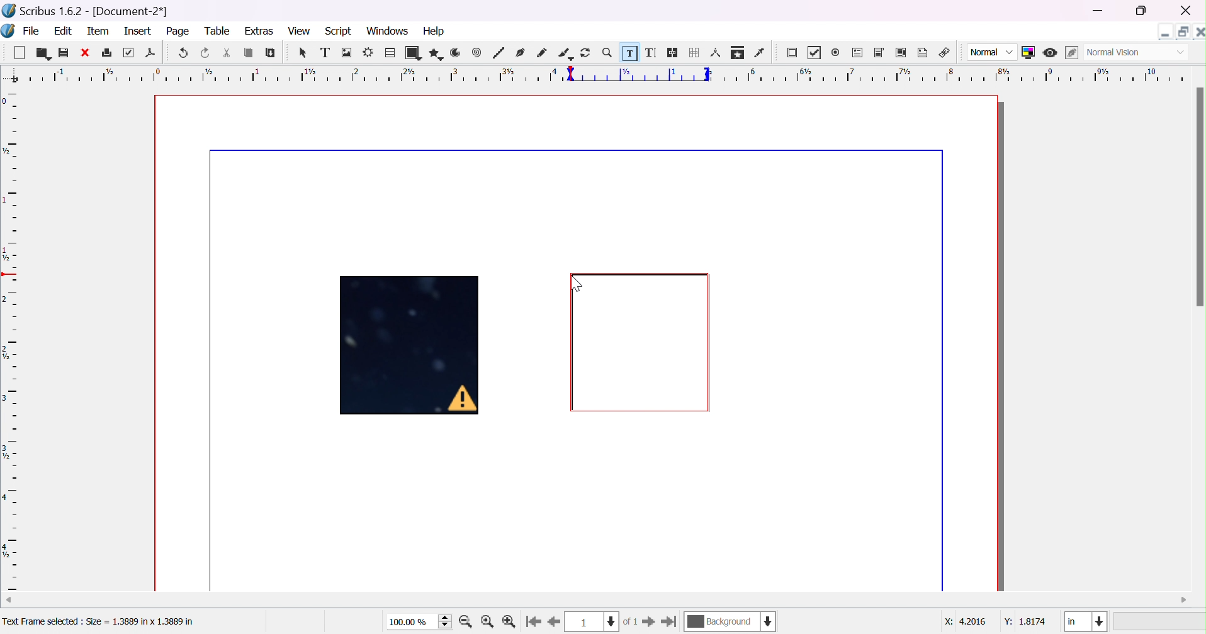 This screenshot has width=1206, height=634. Describe the element at coordinates (466, 622) in the screenshot. I see `zoom in` at that location.